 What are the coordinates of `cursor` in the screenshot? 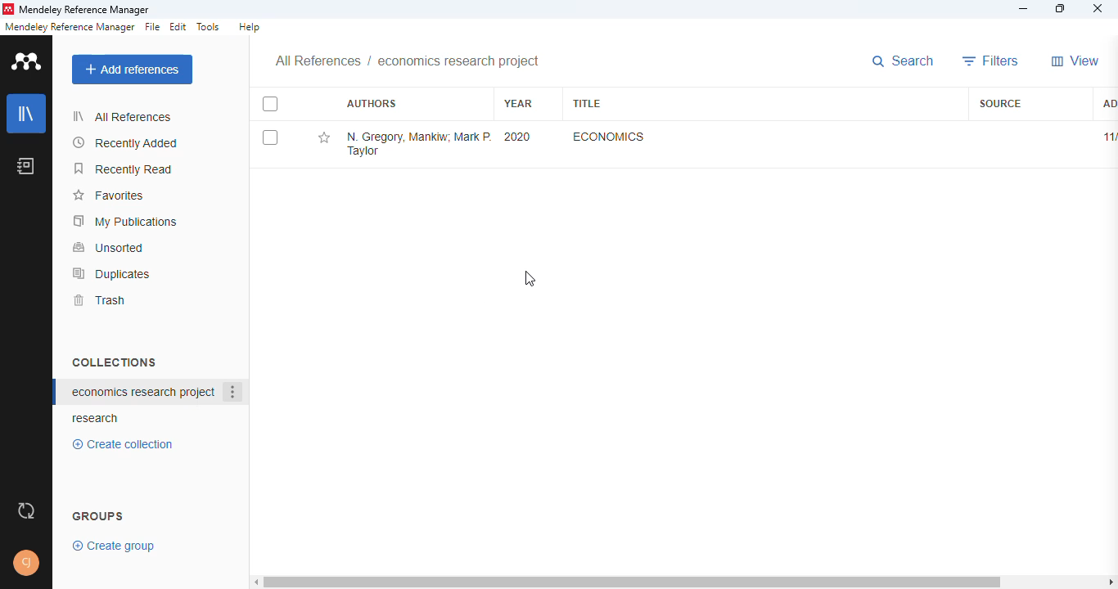 It's located at (530, 279).